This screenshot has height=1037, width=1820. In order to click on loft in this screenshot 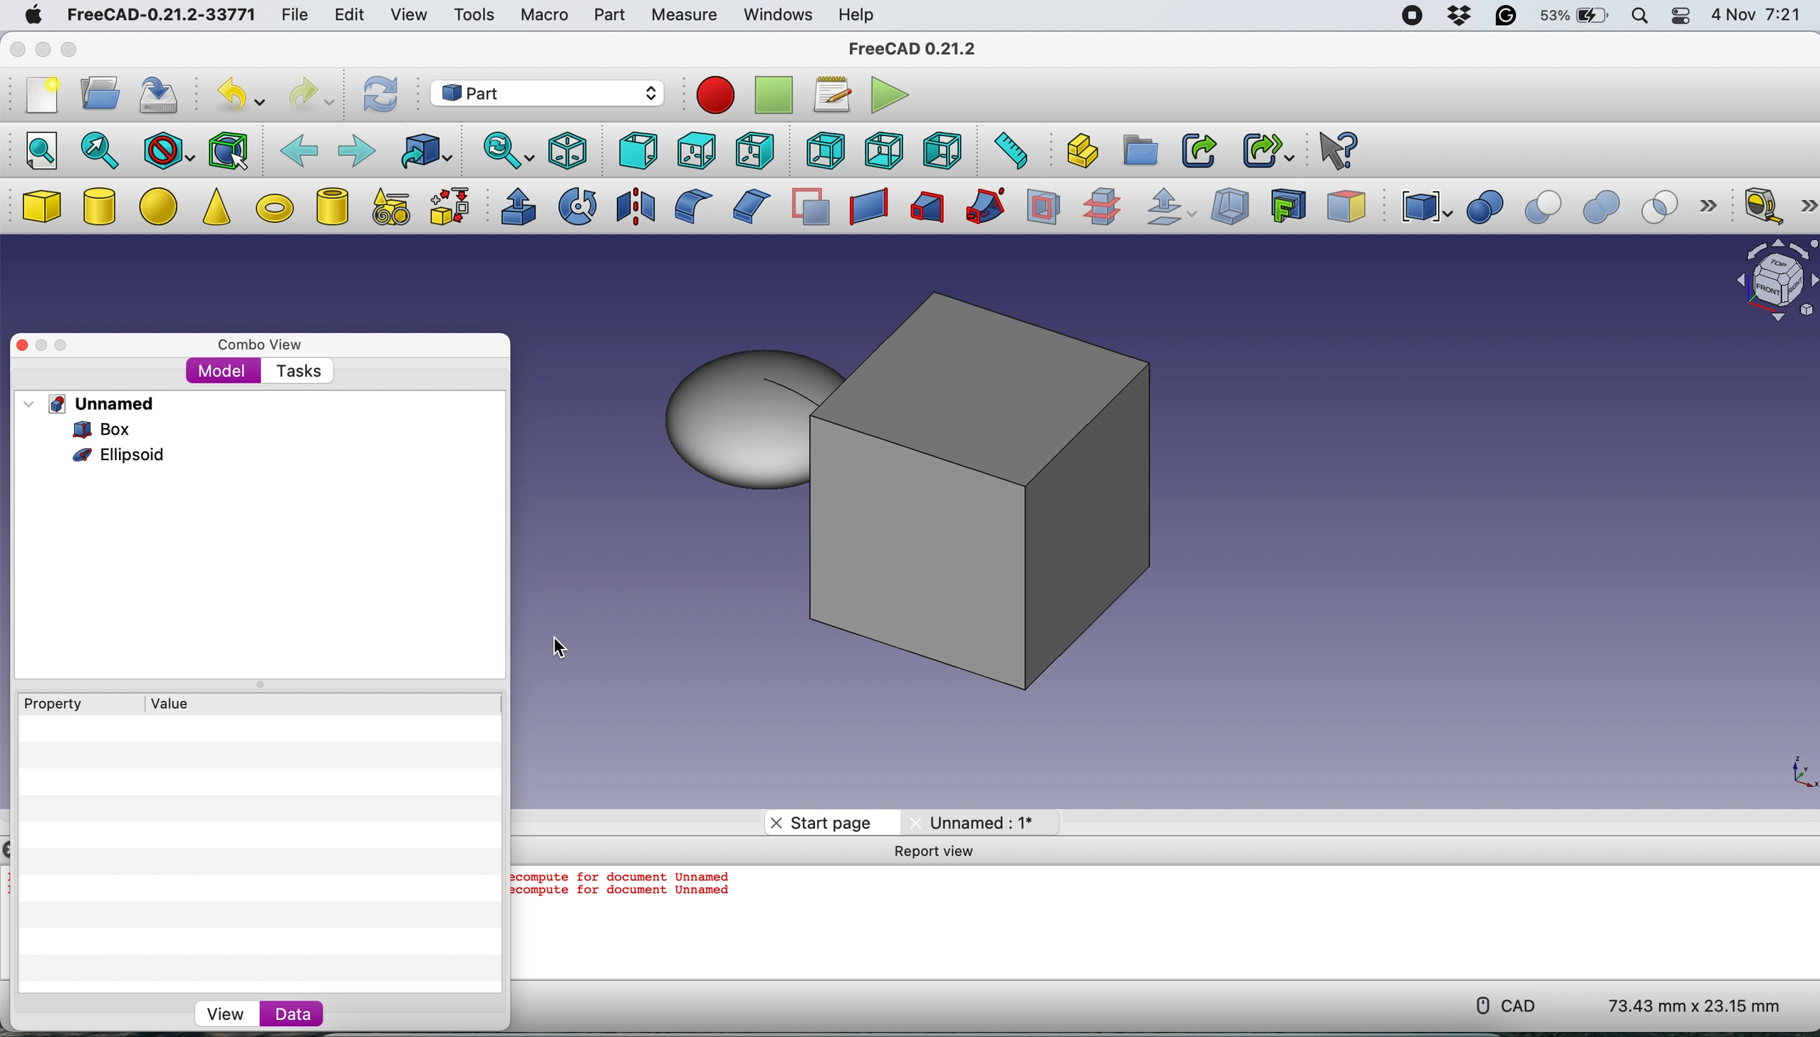, I will do `click(925, 209)`.